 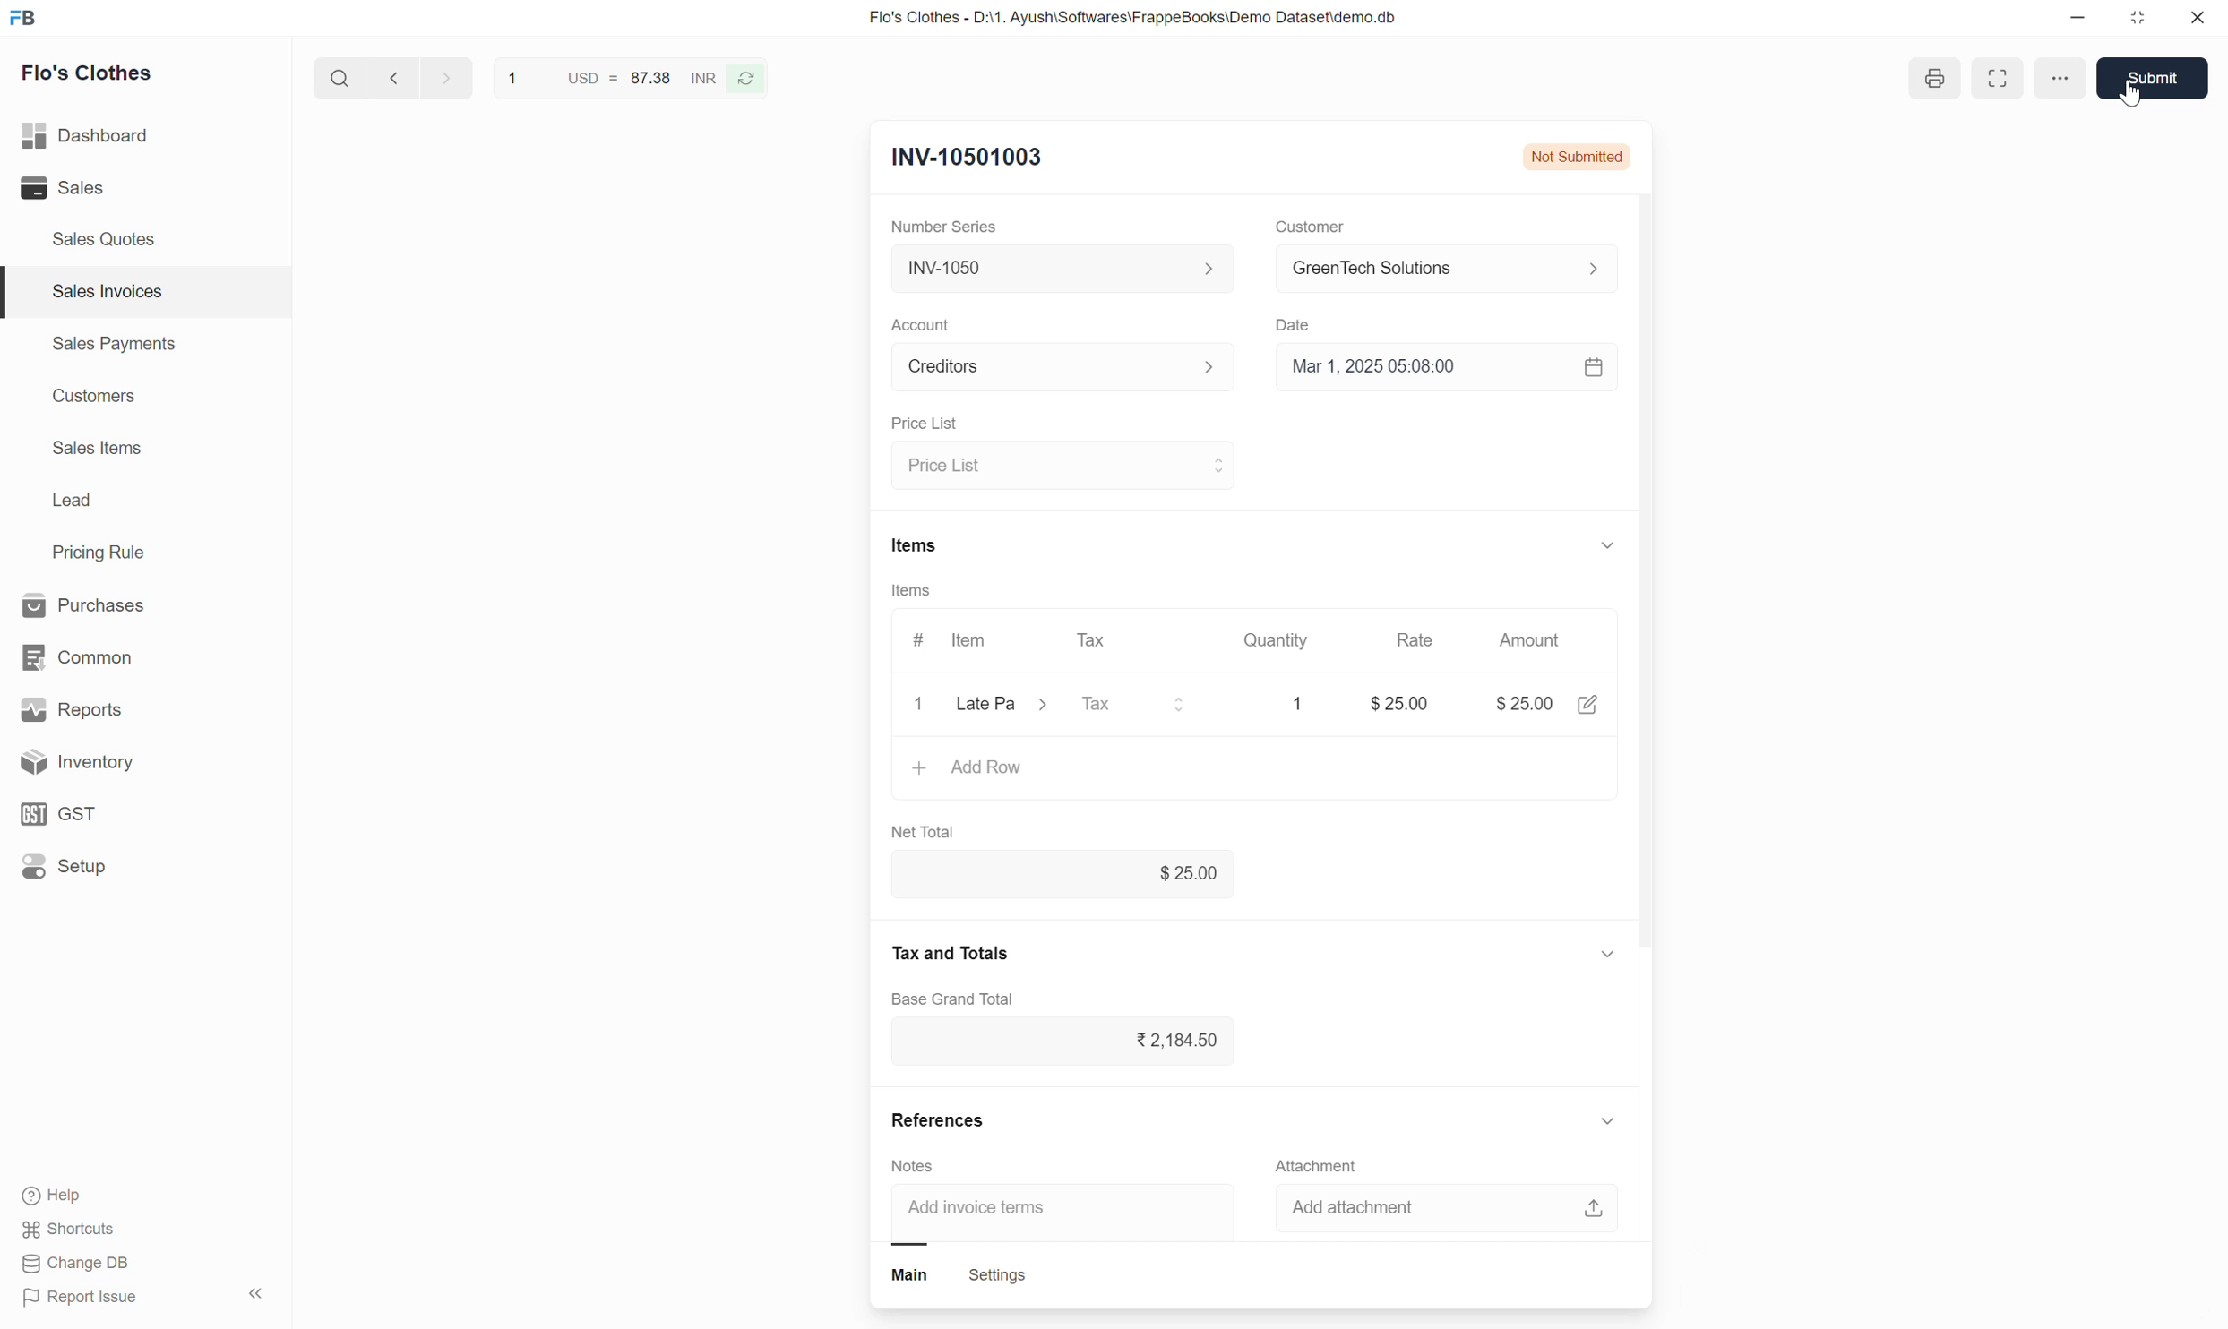 I want to click on base grand total, so click(x=959, y=999).